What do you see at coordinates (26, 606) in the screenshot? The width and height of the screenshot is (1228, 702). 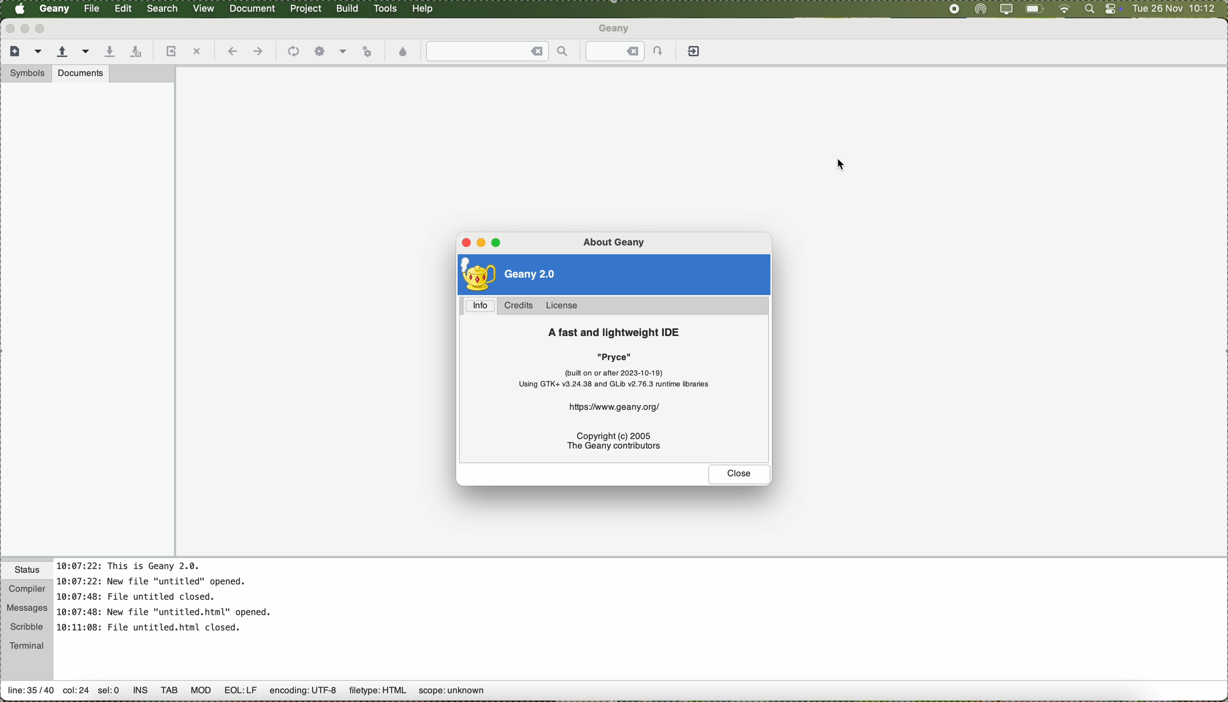 I see `messages` at bounding box center [26, 606].